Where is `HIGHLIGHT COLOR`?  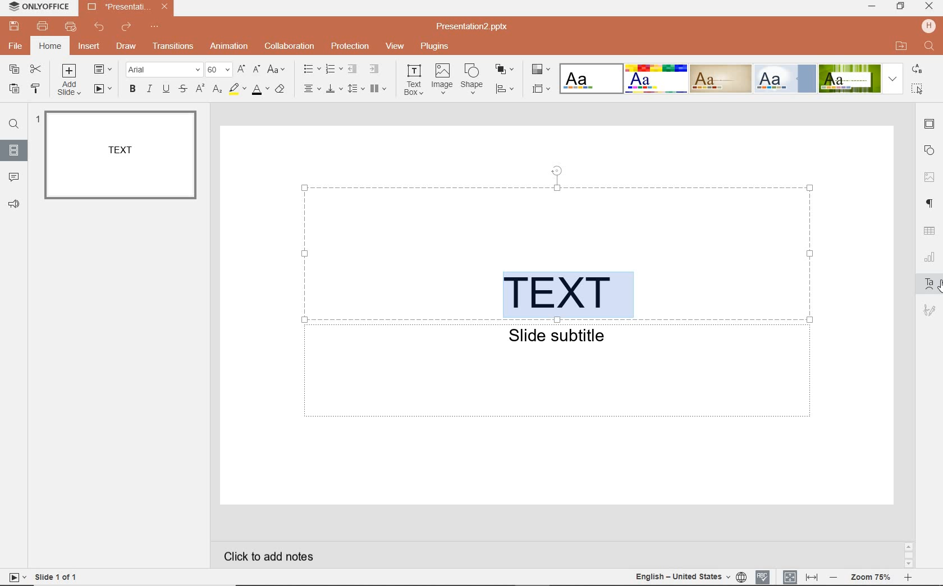 HIGHLIGHT COLOR is located at coordinates (236, 90).